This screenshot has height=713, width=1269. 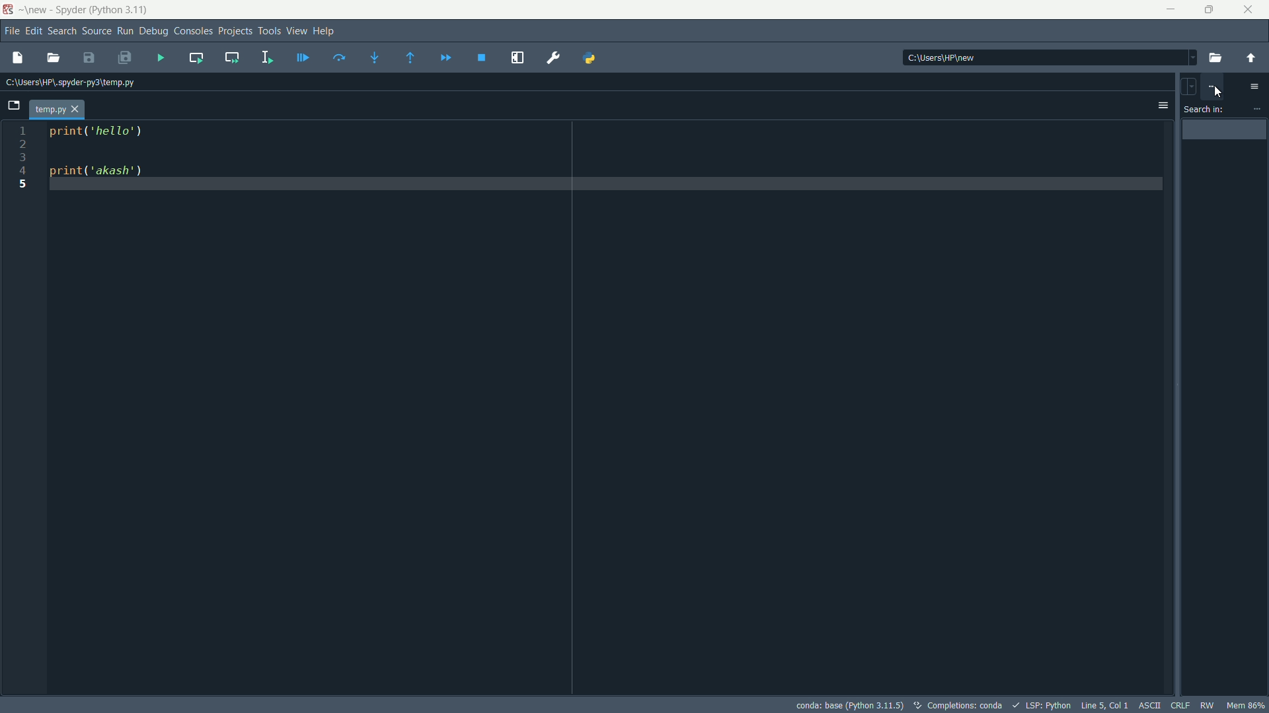 I want to click on Projects Menu, so click(x=233, y=30).